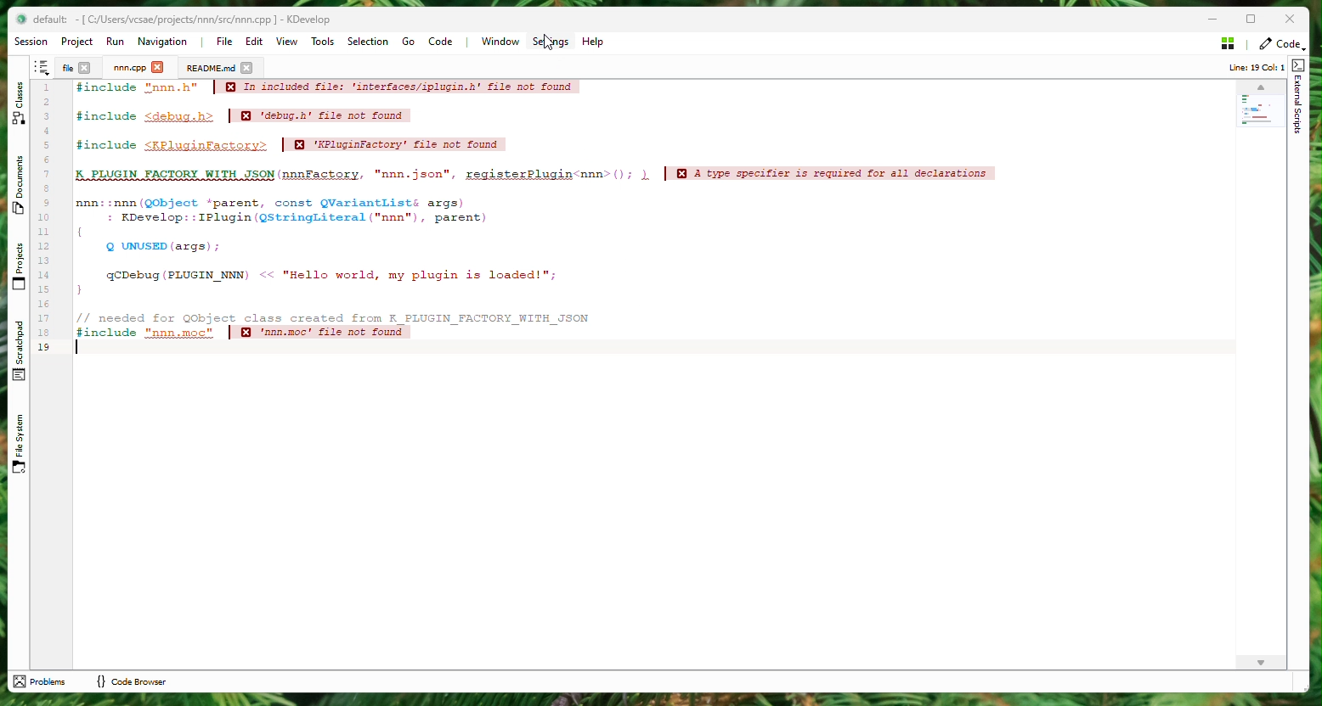  What do you see at coordinates (46, 145) in the screenshot?
I see `5` at bounding box center [46, 145].